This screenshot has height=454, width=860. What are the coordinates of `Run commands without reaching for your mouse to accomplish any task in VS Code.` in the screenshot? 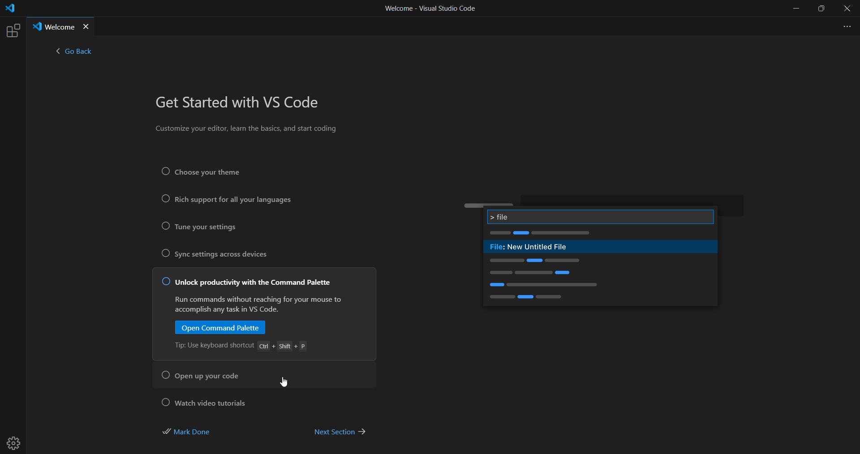 It's located at (258, 305).